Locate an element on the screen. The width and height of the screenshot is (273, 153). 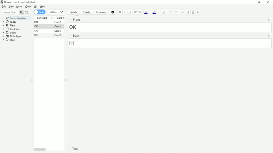
View is located at coordinates (11, 6).